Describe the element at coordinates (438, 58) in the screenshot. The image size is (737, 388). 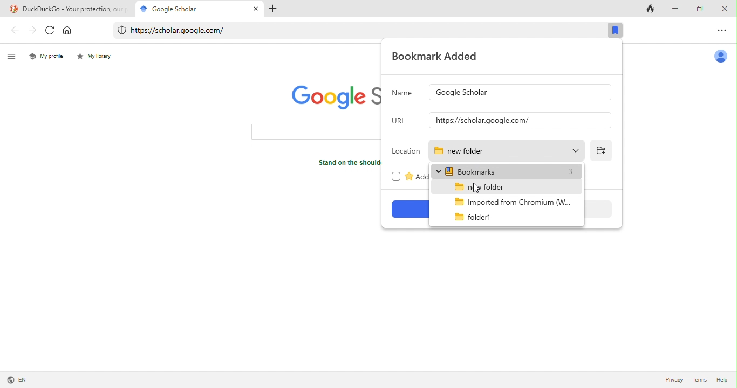
I see `bookmark added` at that location.